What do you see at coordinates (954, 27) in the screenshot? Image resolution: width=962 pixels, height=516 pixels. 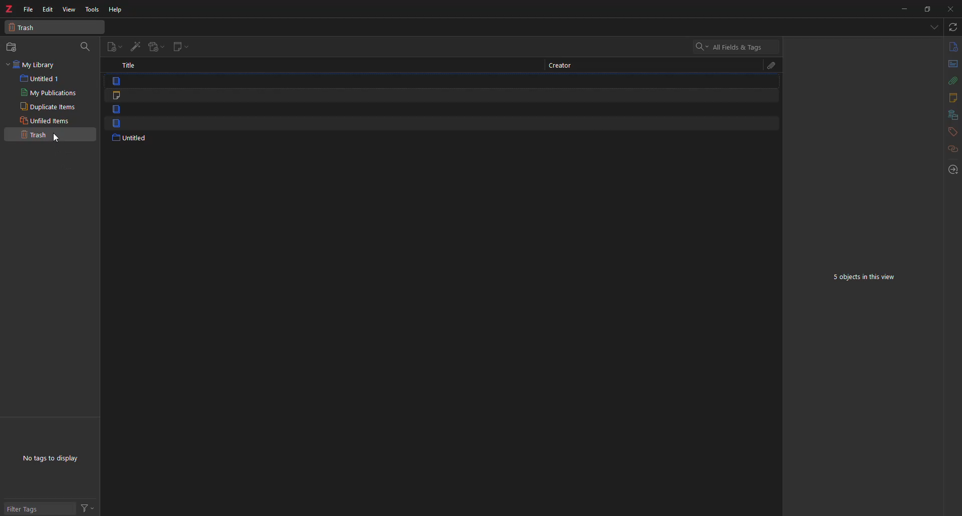 I see `sync` at bounding box center [954, 27].